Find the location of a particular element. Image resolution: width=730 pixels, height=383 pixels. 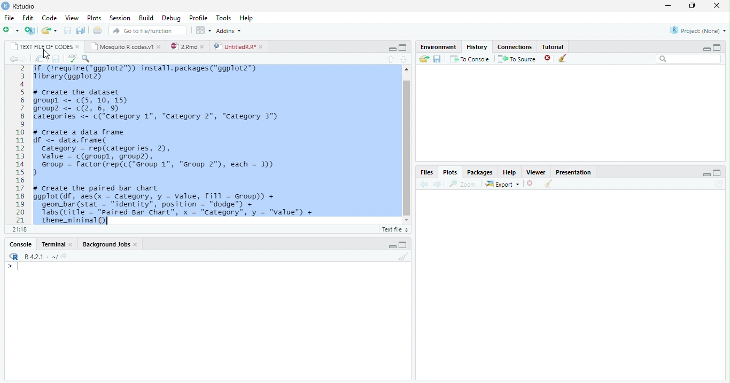

background jobs is located at coordinates (106, 244).